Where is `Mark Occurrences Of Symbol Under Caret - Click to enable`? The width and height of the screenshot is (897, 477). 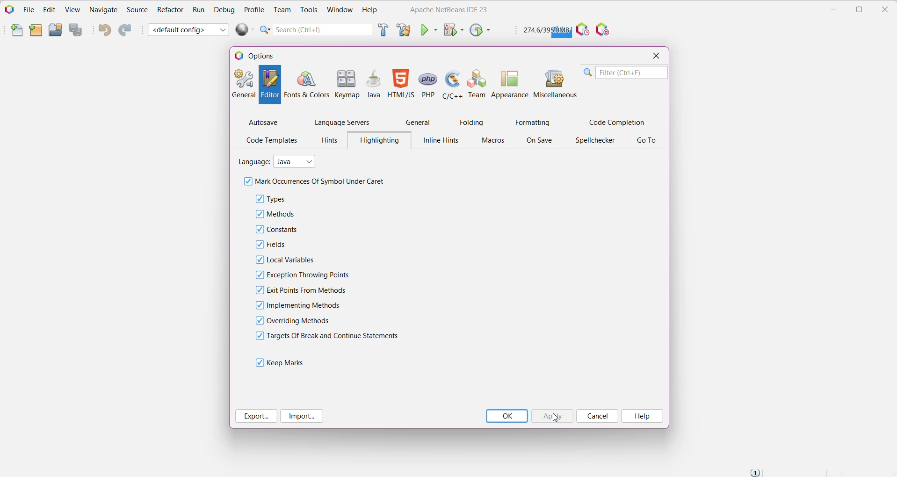 Mark Occurrences Of Symbol Under Caret - Click to enable is located at coordinates (324, 181).